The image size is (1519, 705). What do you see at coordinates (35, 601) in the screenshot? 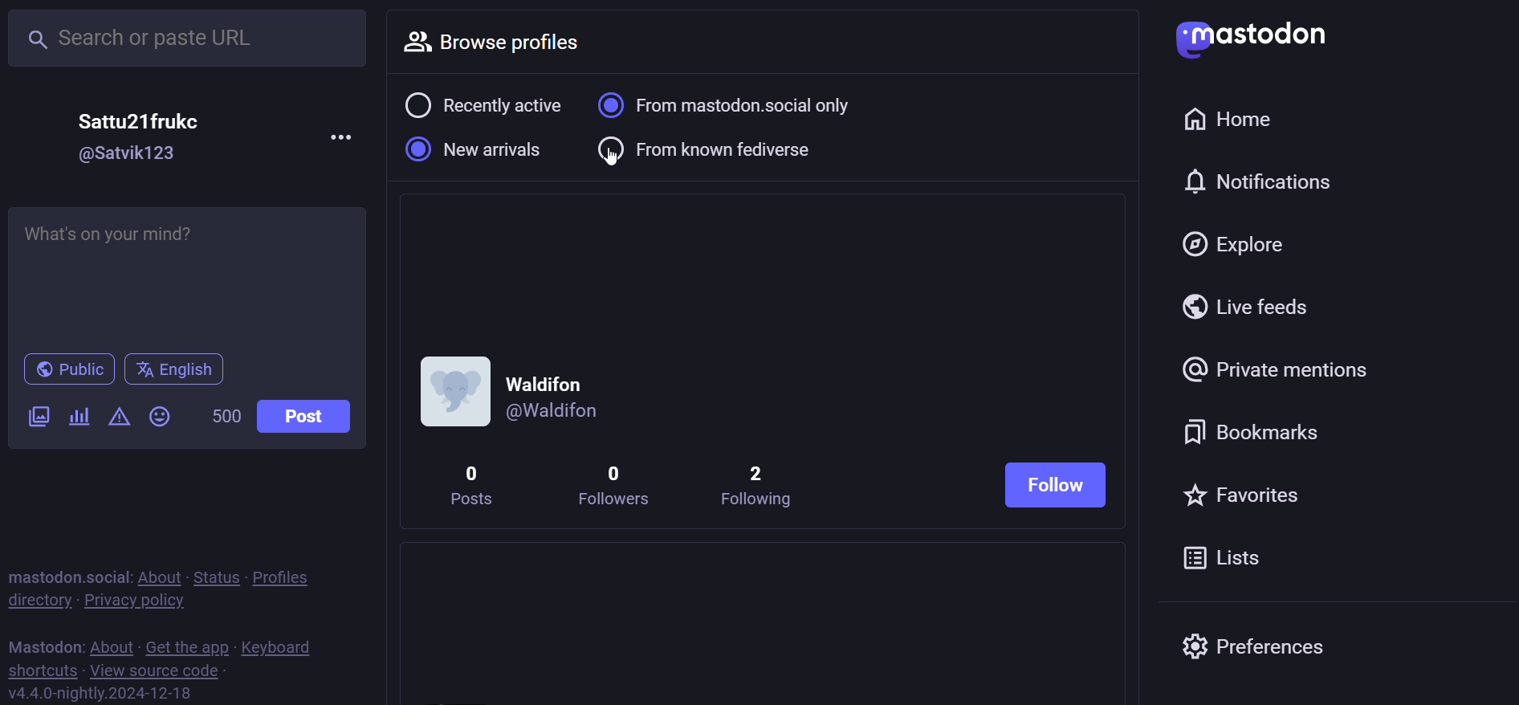
I see `directory` at bounding box center [35, 601].